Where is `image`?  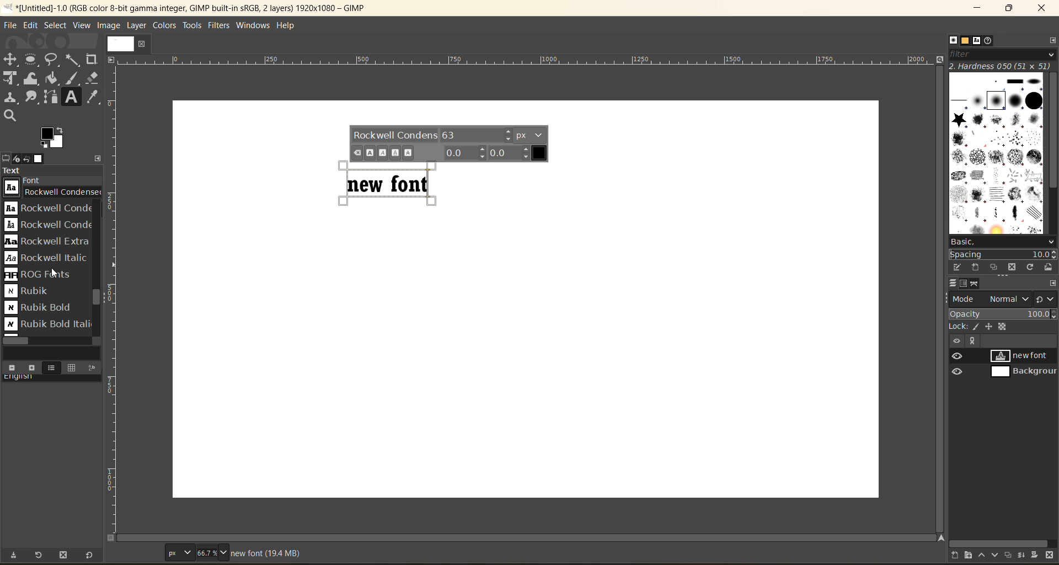
image is located at coordinates (110, 25).